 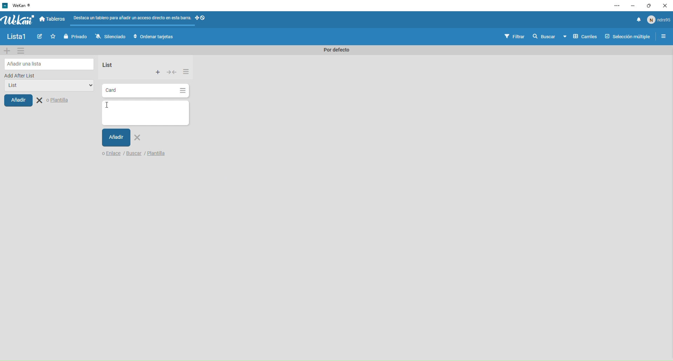 I want to click on Add, so click(x=18, y=100).